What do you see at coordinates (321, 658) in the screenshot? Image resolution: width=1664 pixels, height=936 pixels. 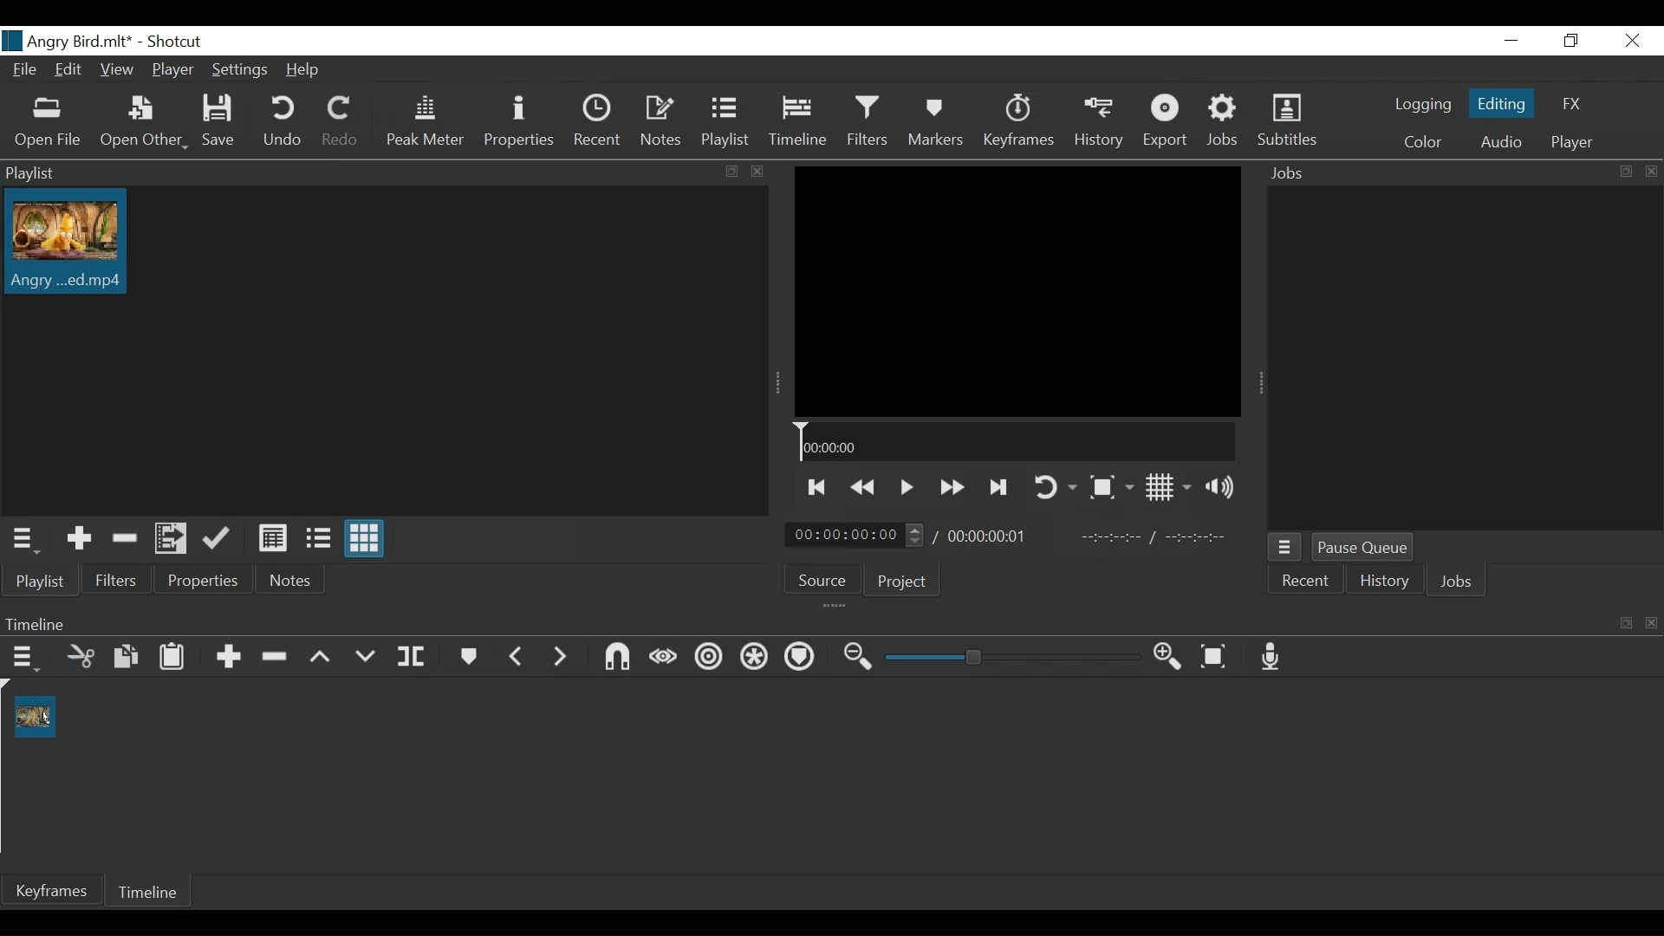 I see `lift` at bounding box center [321, 658].